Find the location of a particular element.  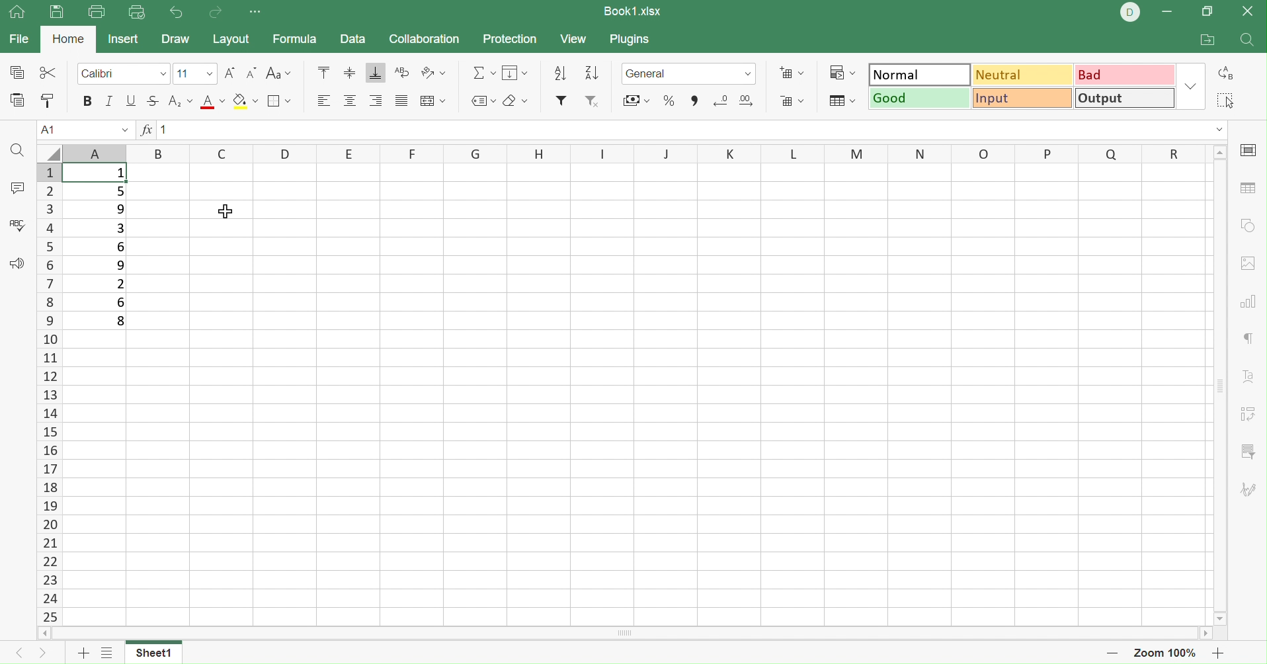

Fill color is located at coordinates (244, 100).